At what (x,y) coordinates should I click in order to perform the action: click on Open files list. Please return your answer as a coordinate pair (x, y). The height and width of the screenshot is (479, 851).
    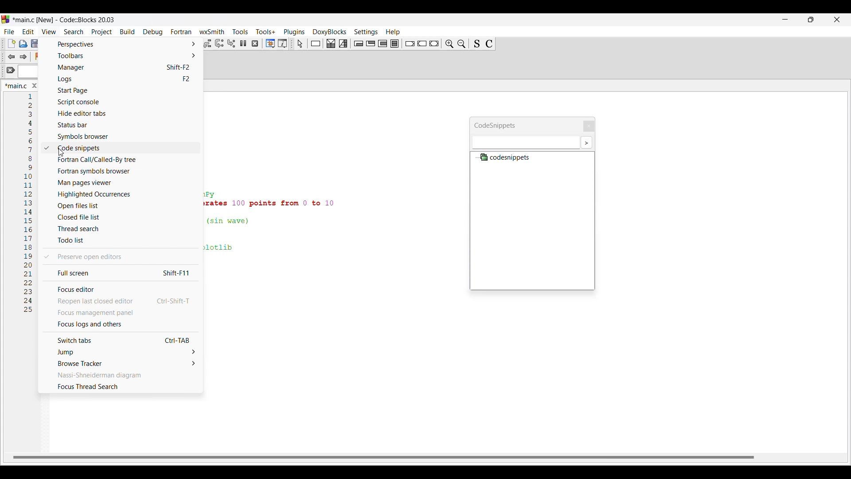
    Looking at the image, I should click on (125, 206).